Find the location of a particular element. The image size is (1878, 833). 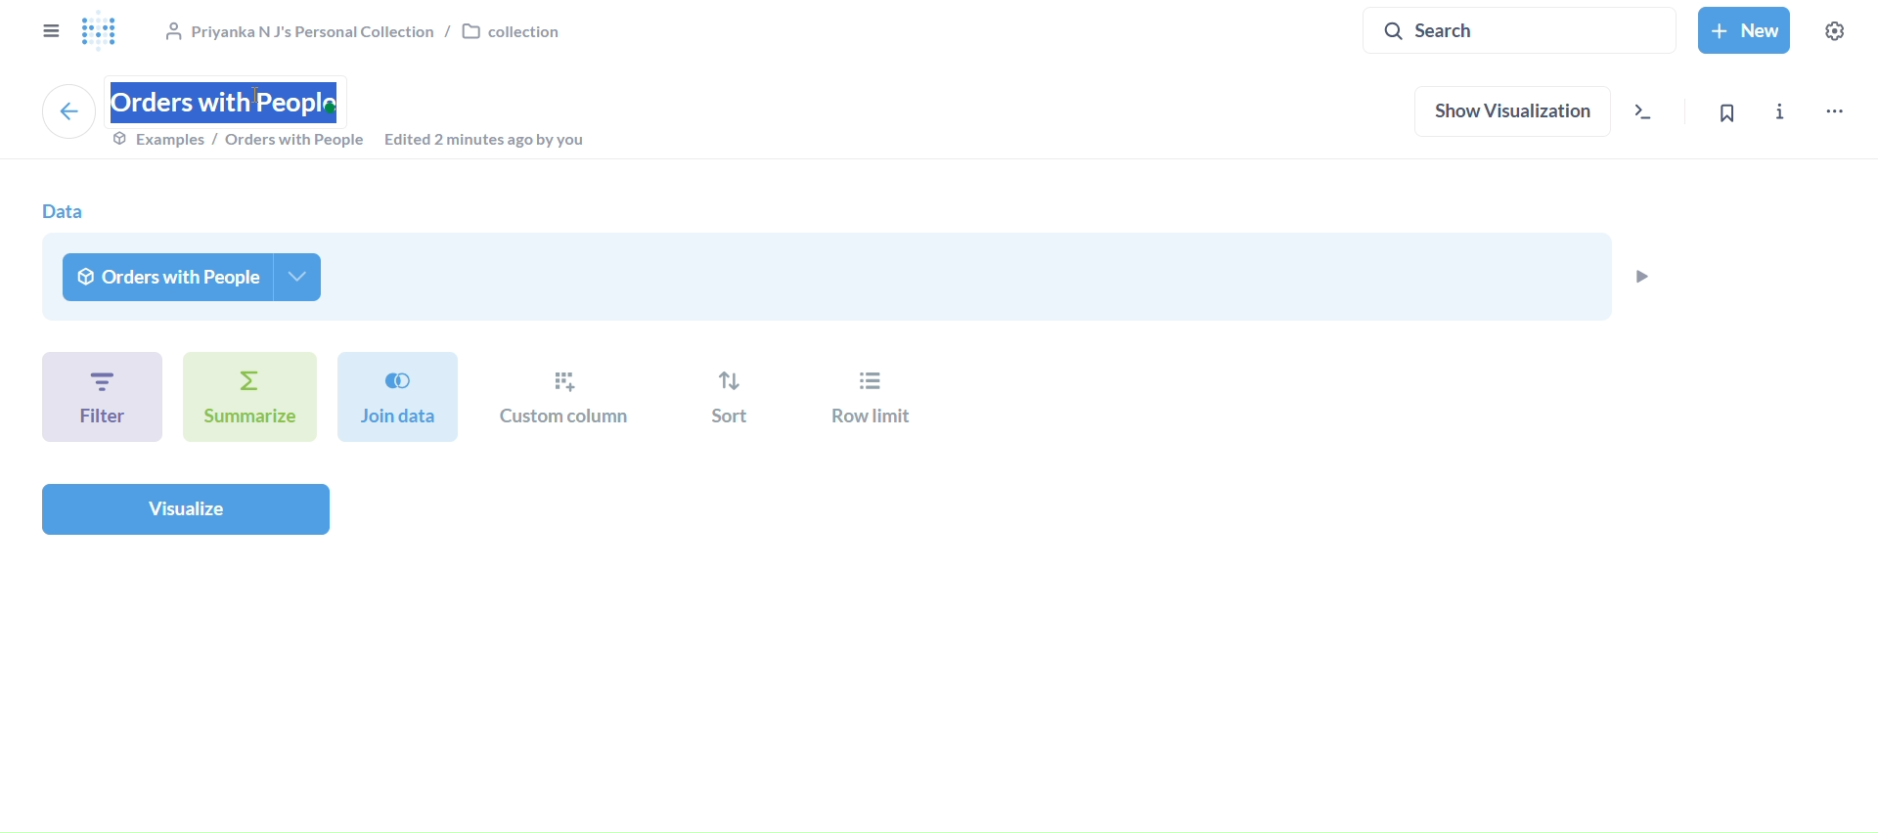

show visualization is located at coordinates (1514, 113).